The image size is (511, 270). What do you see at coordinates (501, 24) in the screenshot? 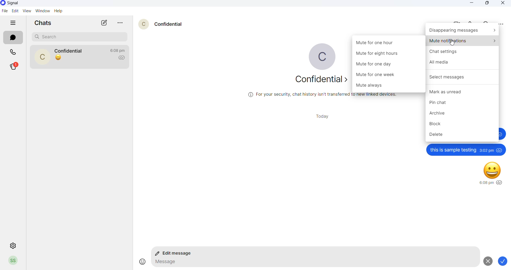
I see `more options` at bounding box center [501, 24].